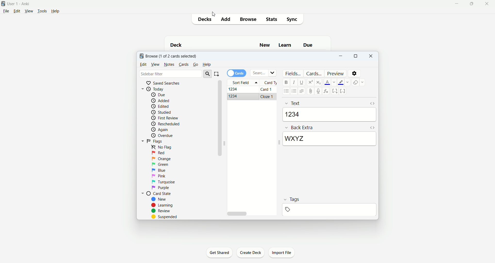 Image resolution: width=495 pixels, height=263 pixels. What do you see at coordinates (195, 64) in the screenshot?
I see `go` at bounding box center [195, 64].